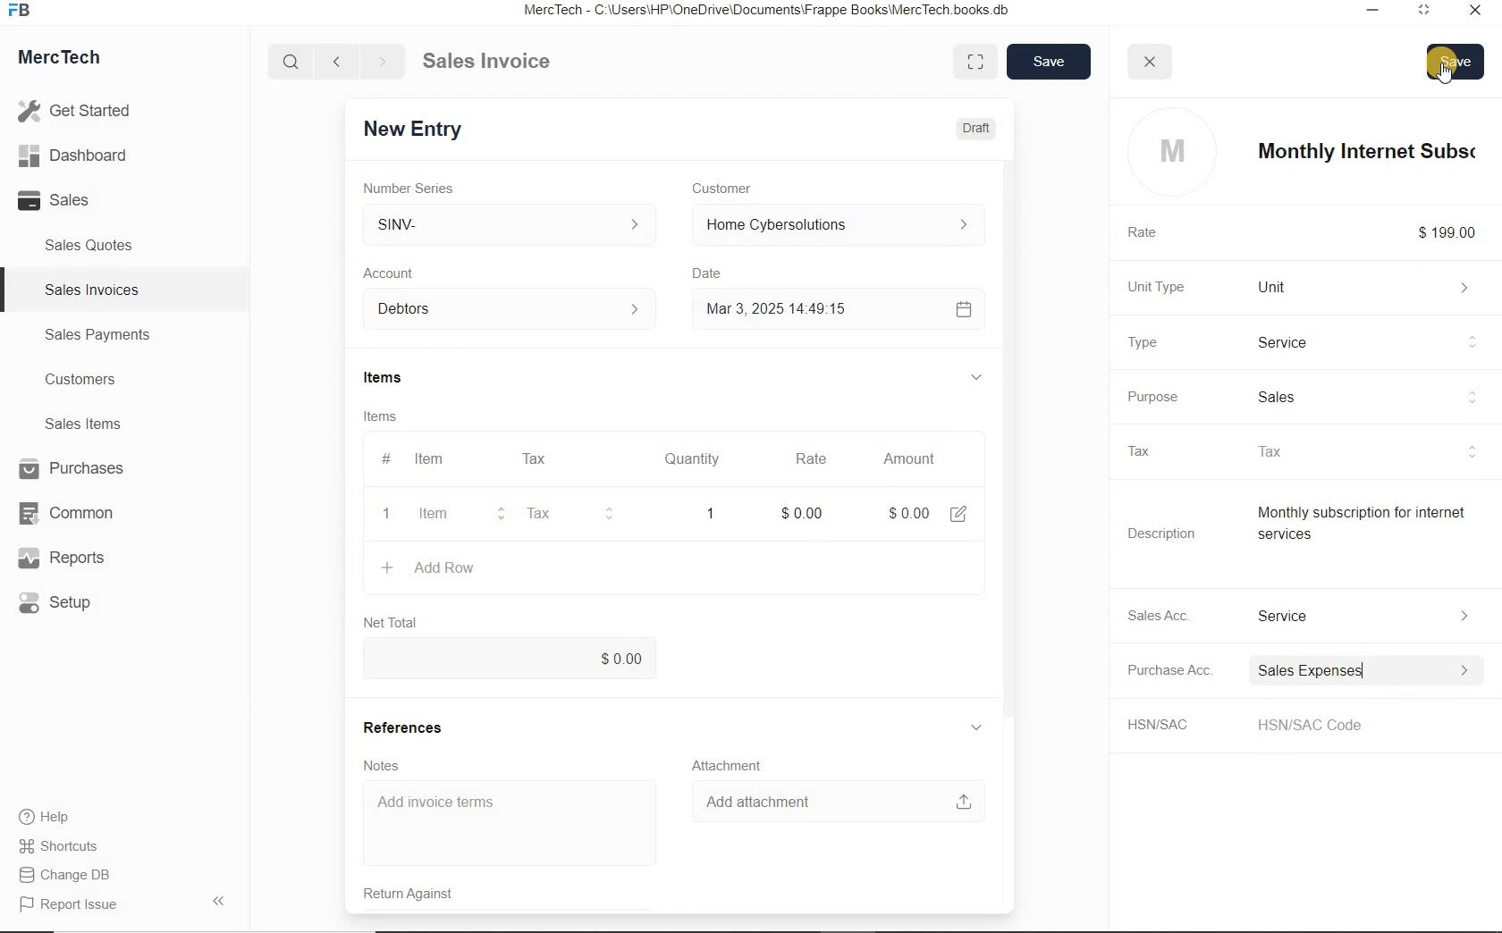 This screenshot has width=1502, height=933. I want to click on Amount: $0.00, so click(904, 512).